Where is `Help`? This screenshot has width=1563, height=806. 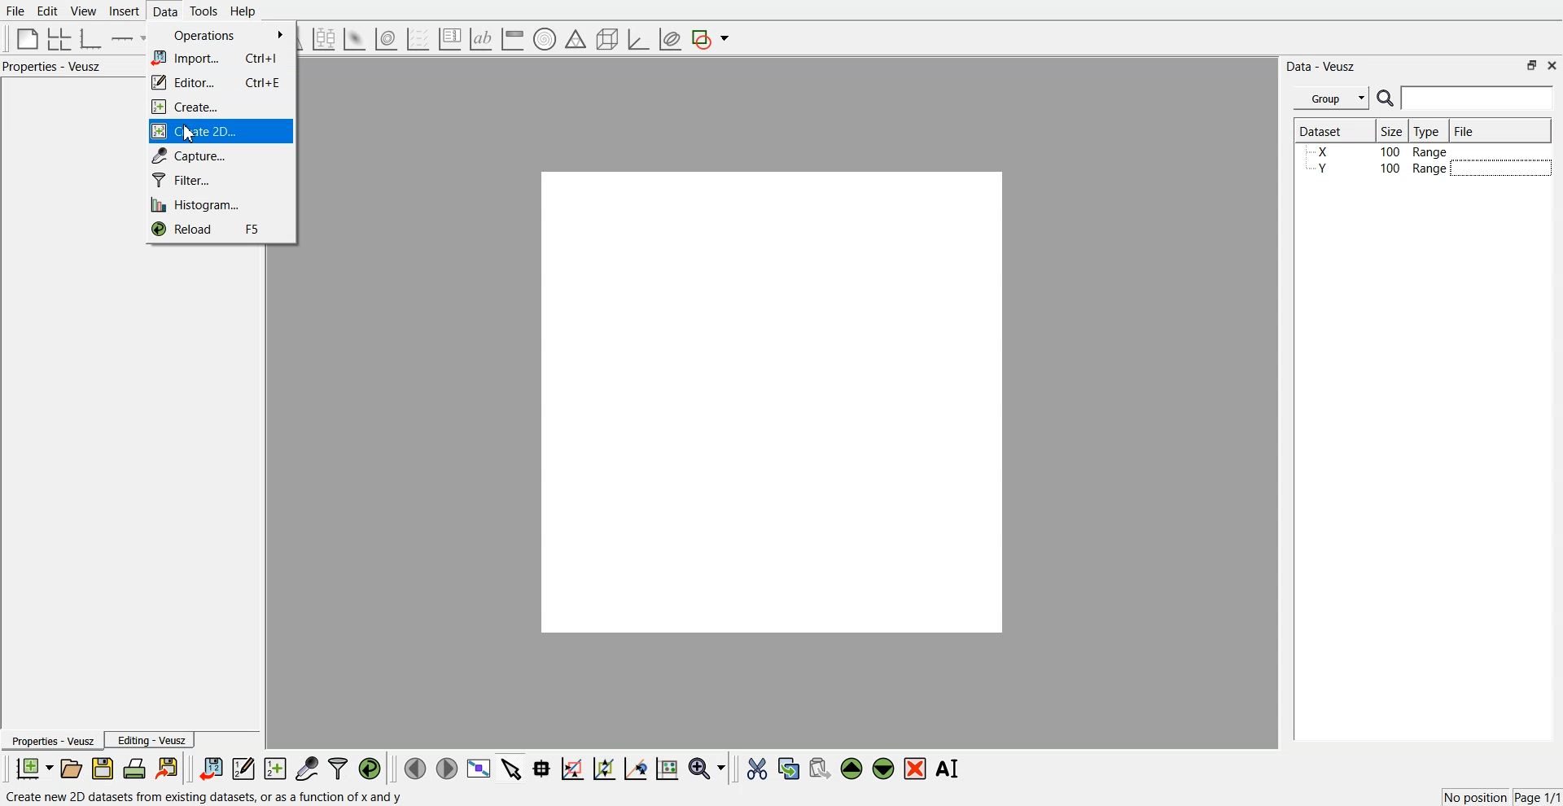
Help is located at coordinates (243, 11).